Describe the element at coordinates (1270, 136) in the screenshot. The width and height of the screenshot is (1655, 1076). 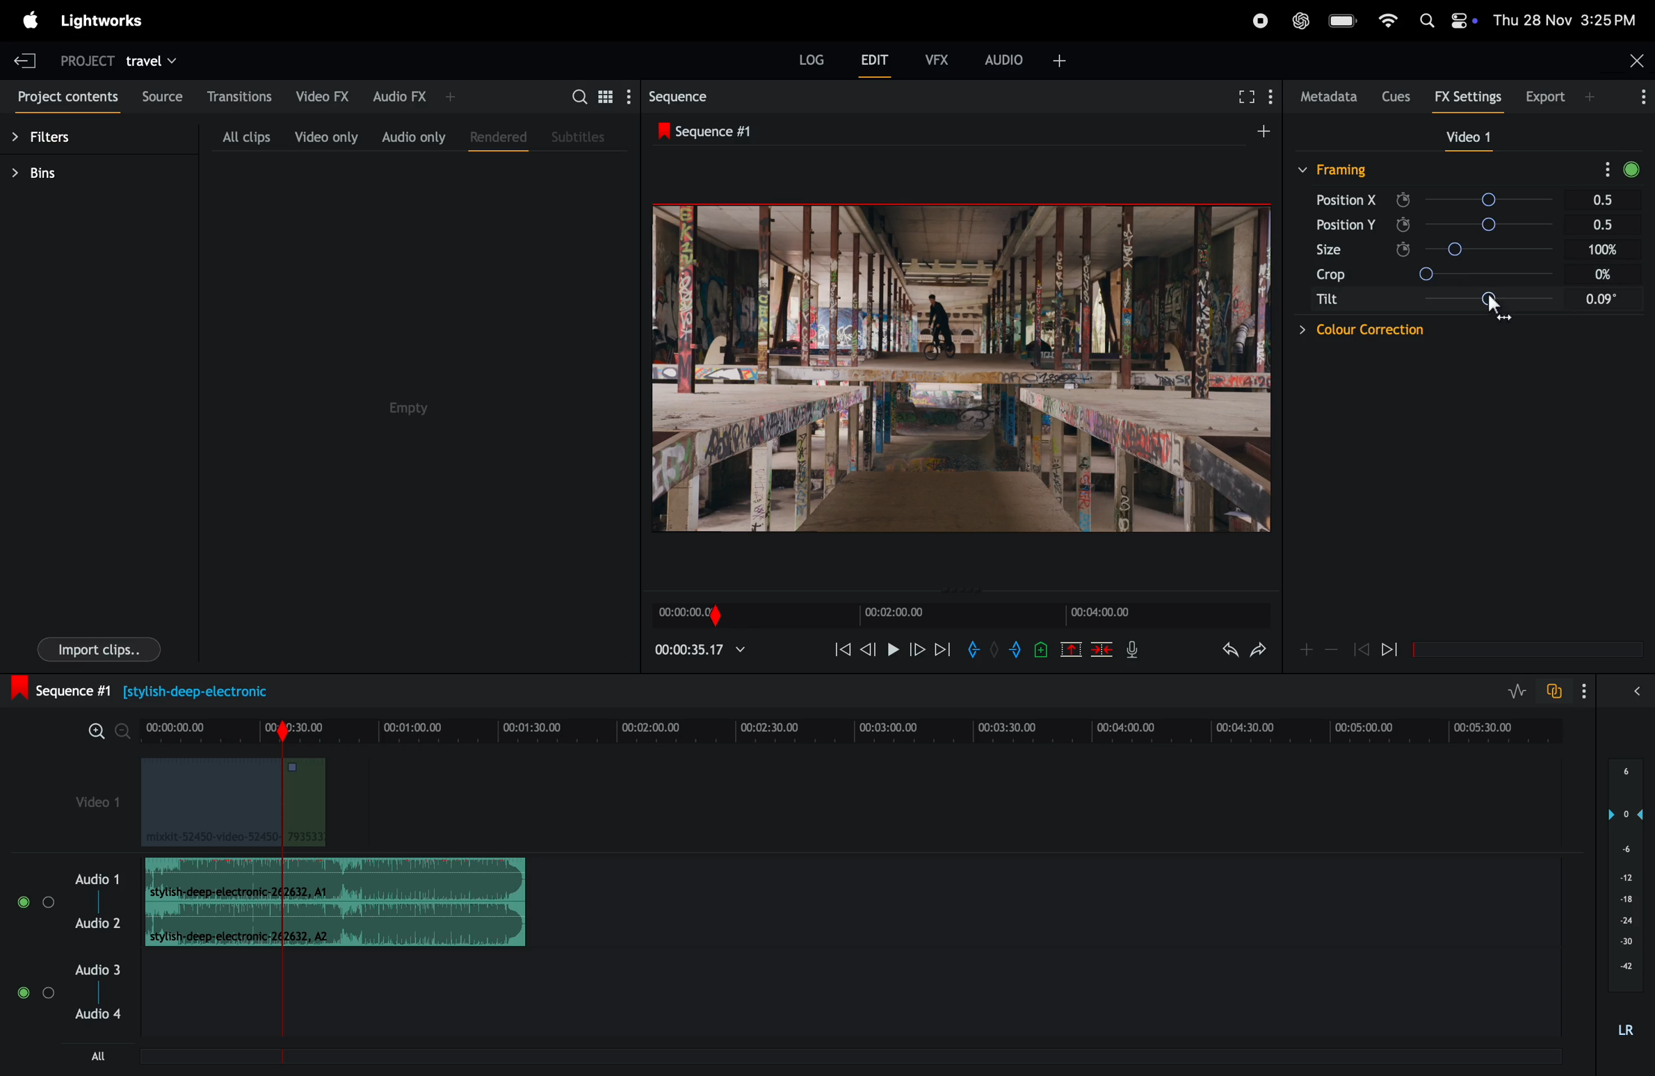
I see `add` at that location.